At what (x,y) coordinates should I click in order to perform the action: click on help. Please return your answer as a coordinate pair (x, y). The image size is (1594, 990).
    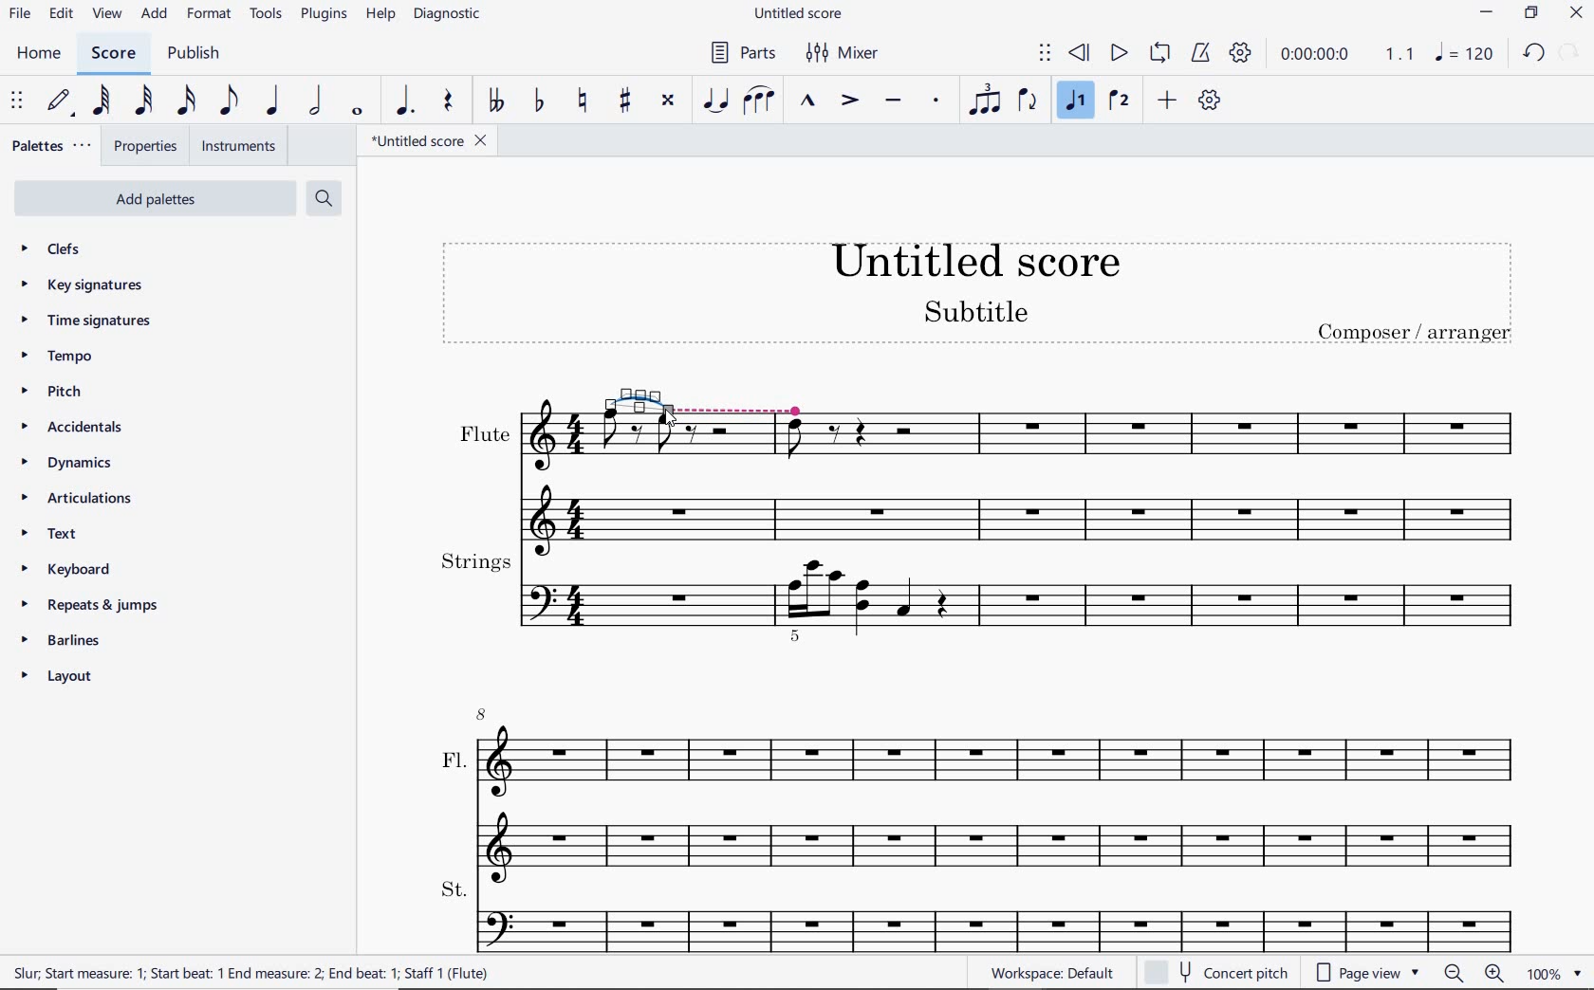
    Looking at the image, I should click on (380, 15).